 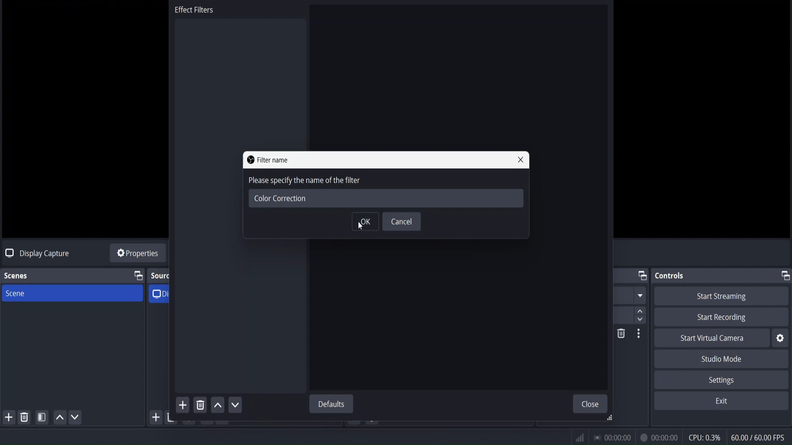 I want to click on cpu usage, so click(x=704, y=437).